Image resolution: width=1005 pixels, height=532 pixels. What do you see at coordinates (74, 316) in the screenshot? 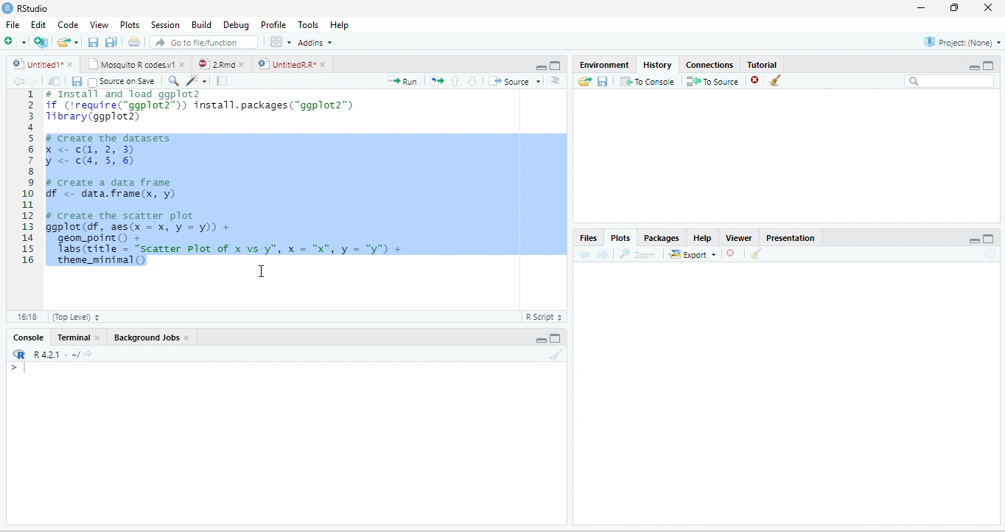
I see `(Top Level)` at bounding box center [74, 316].